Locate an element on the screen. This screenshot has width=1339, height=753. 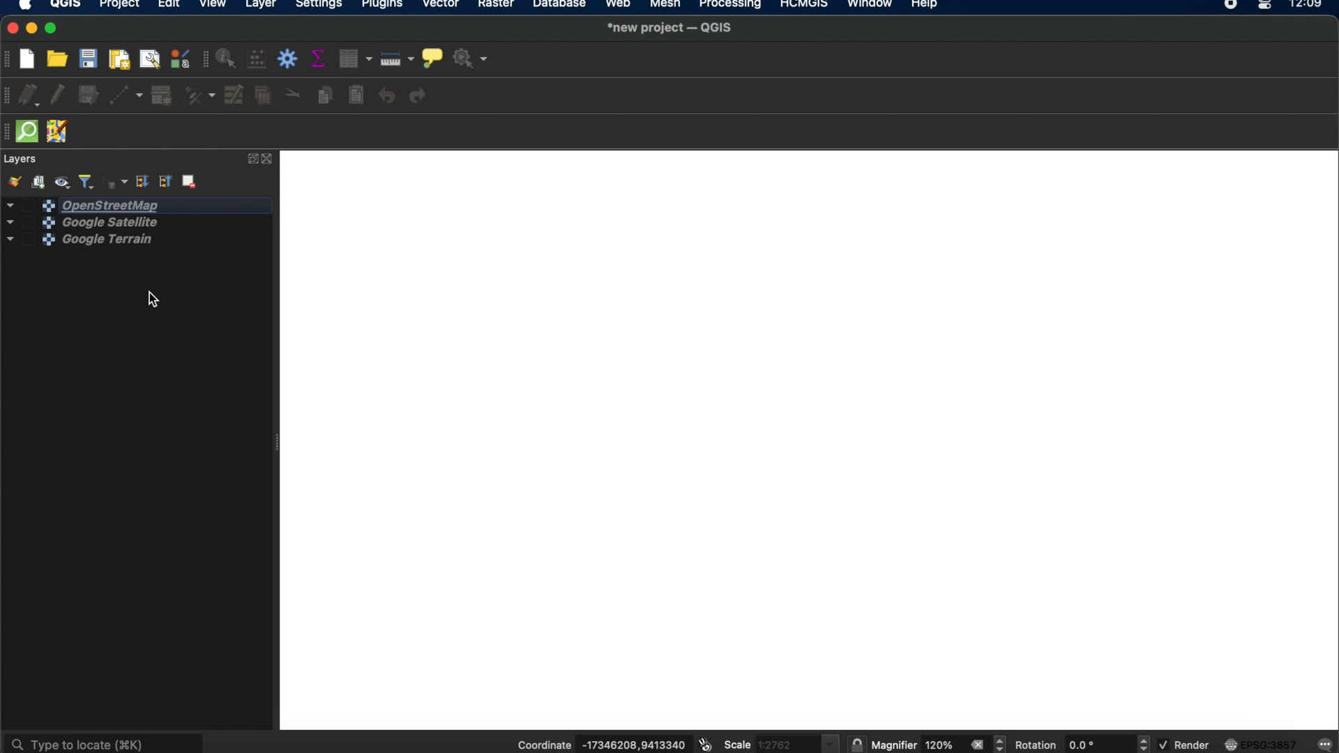
rotation is located at coordinates (1144, 744).